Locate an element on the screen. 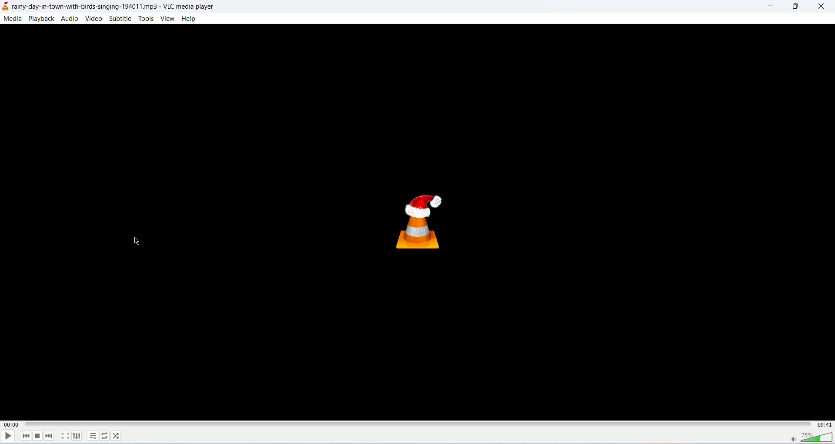 The image size is (835, 444). video is located at coordinates (95, 19).